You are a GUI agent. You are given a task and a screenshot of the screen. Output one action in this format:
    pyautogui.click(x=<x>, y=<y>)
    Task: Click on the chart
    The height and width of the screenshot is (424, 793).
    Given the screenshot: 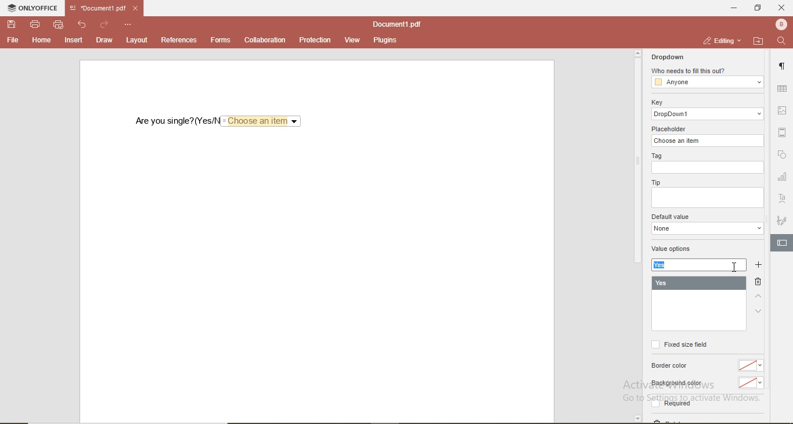 What is the action you would take?
    pyautogui.click(x=783, y=177)
    